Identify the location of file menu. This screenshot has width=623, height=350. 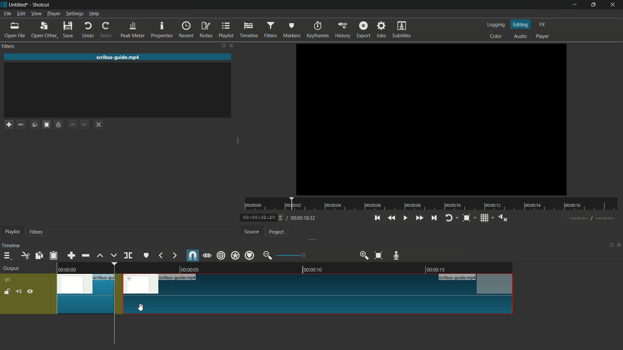
(7, 14).